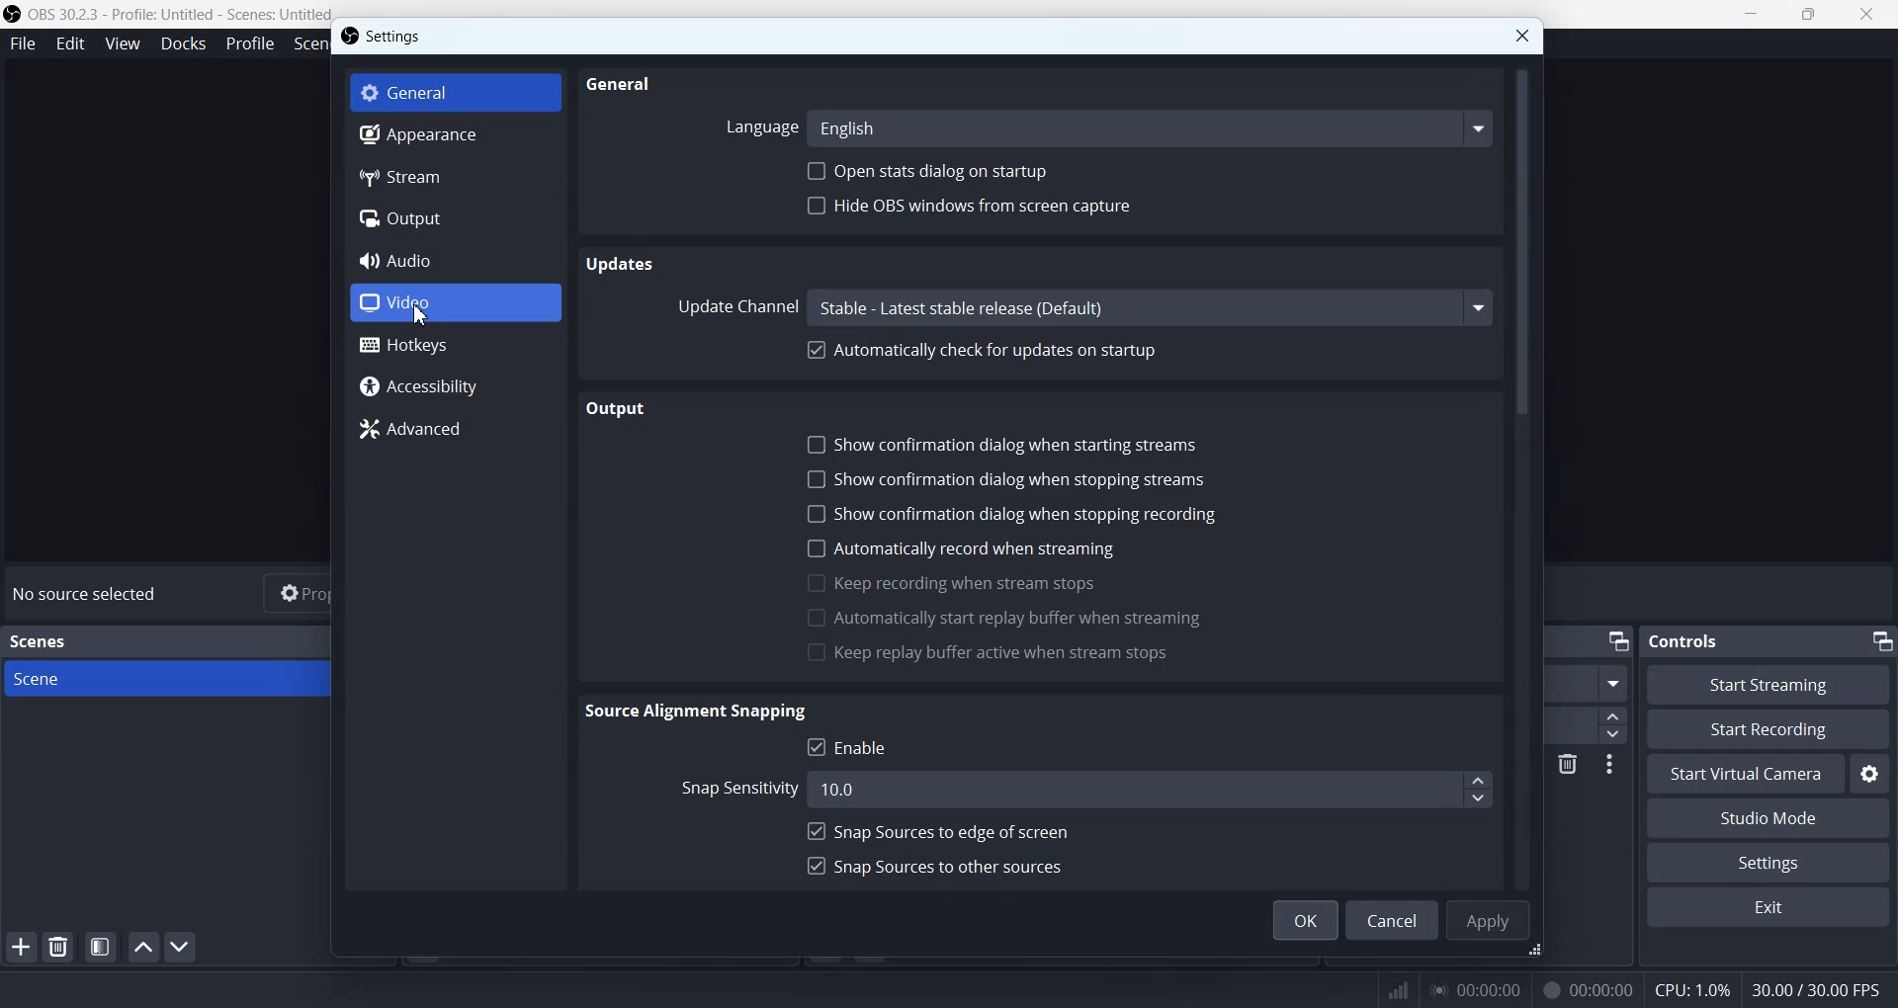  I want to click on 30.00 / 30.00 FPS, so click(1821, 989).